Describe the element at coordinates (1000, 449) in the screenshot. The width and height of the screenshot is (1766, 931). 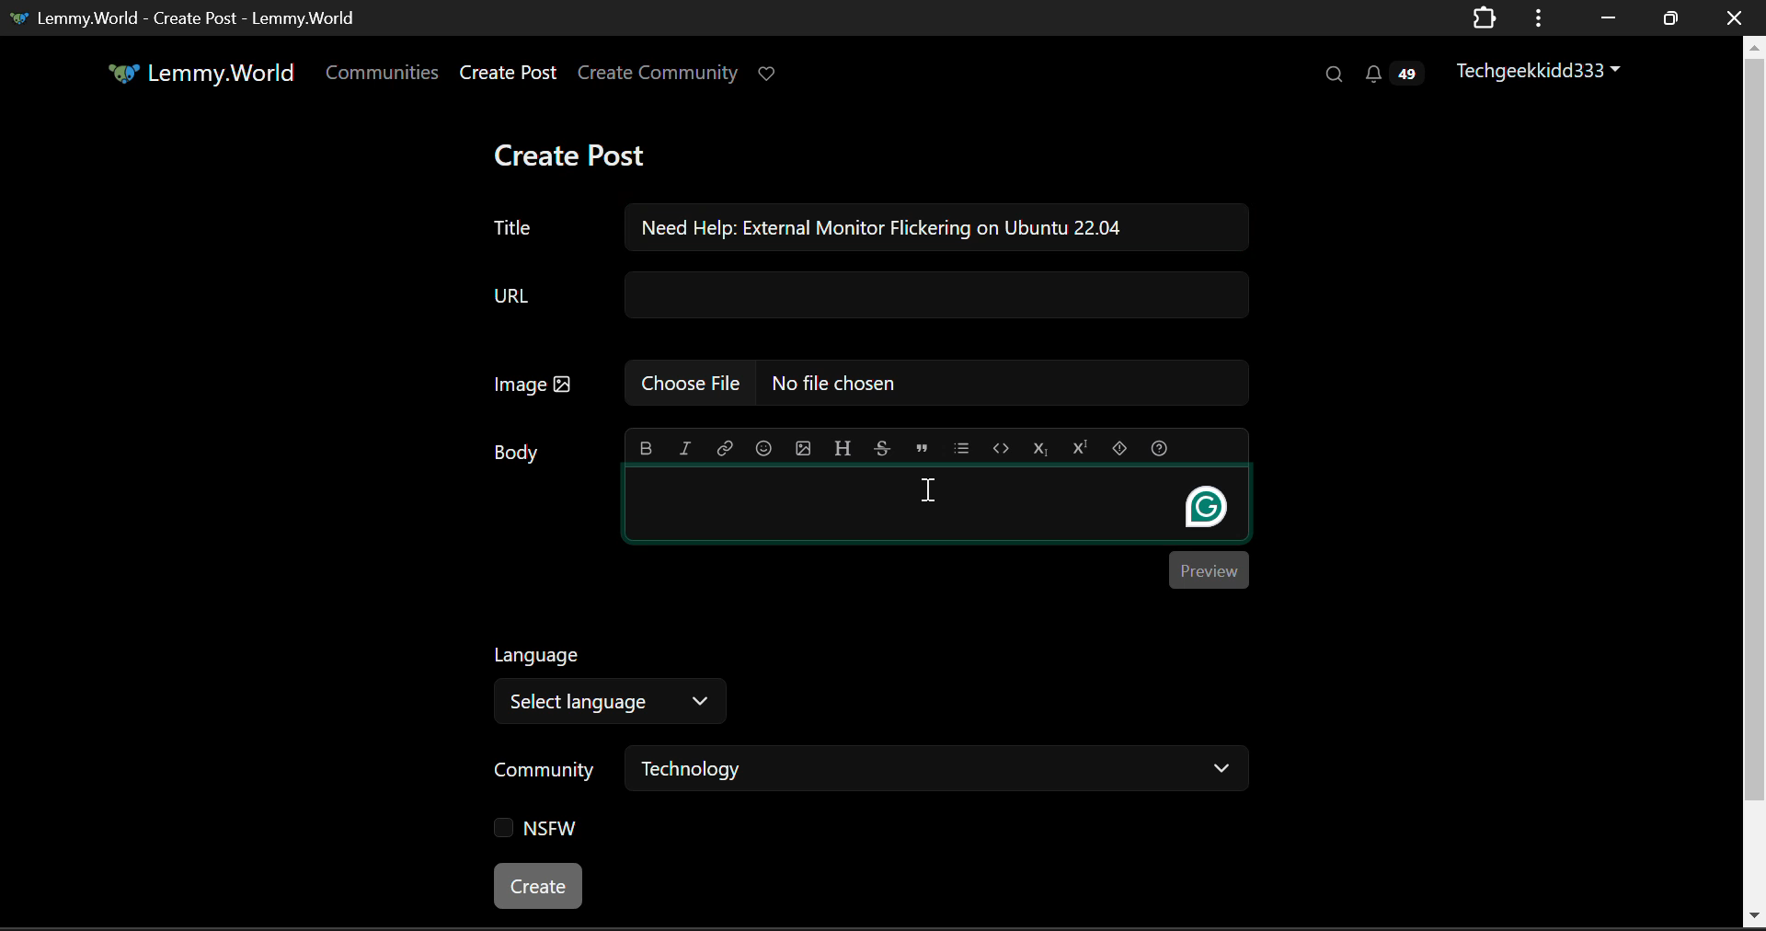
I see `Code` at that location.